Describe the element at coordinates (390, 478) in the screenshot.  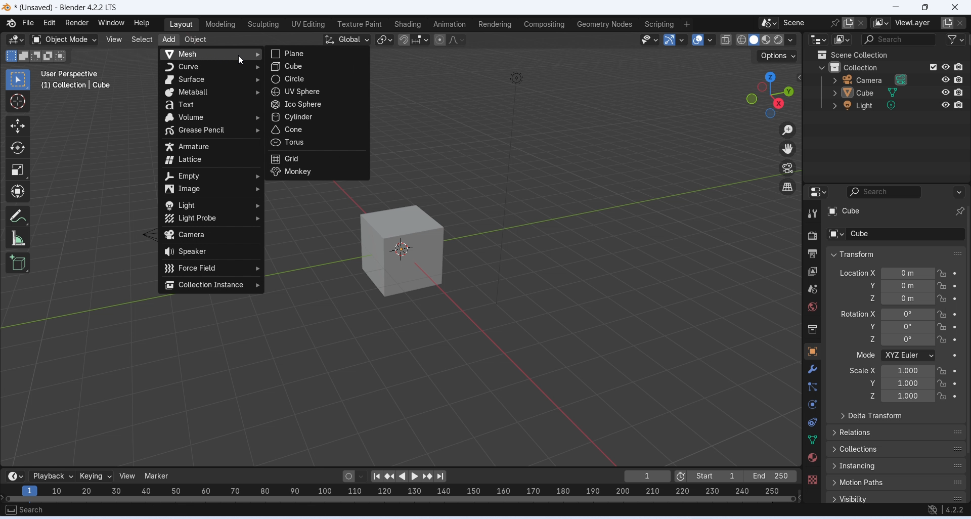
I see `jump to keyframe` at that location.